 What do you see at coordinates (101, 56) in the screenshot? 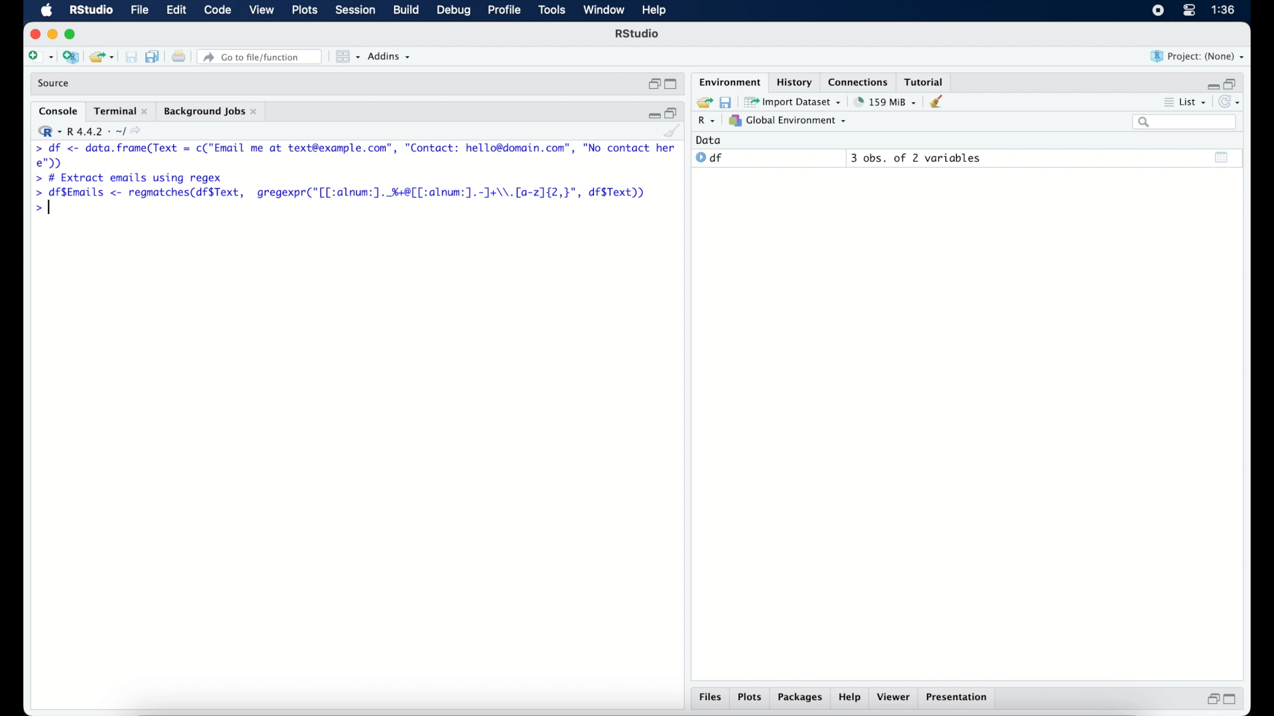
I see `open existing project` at bounding box center [101, 56].